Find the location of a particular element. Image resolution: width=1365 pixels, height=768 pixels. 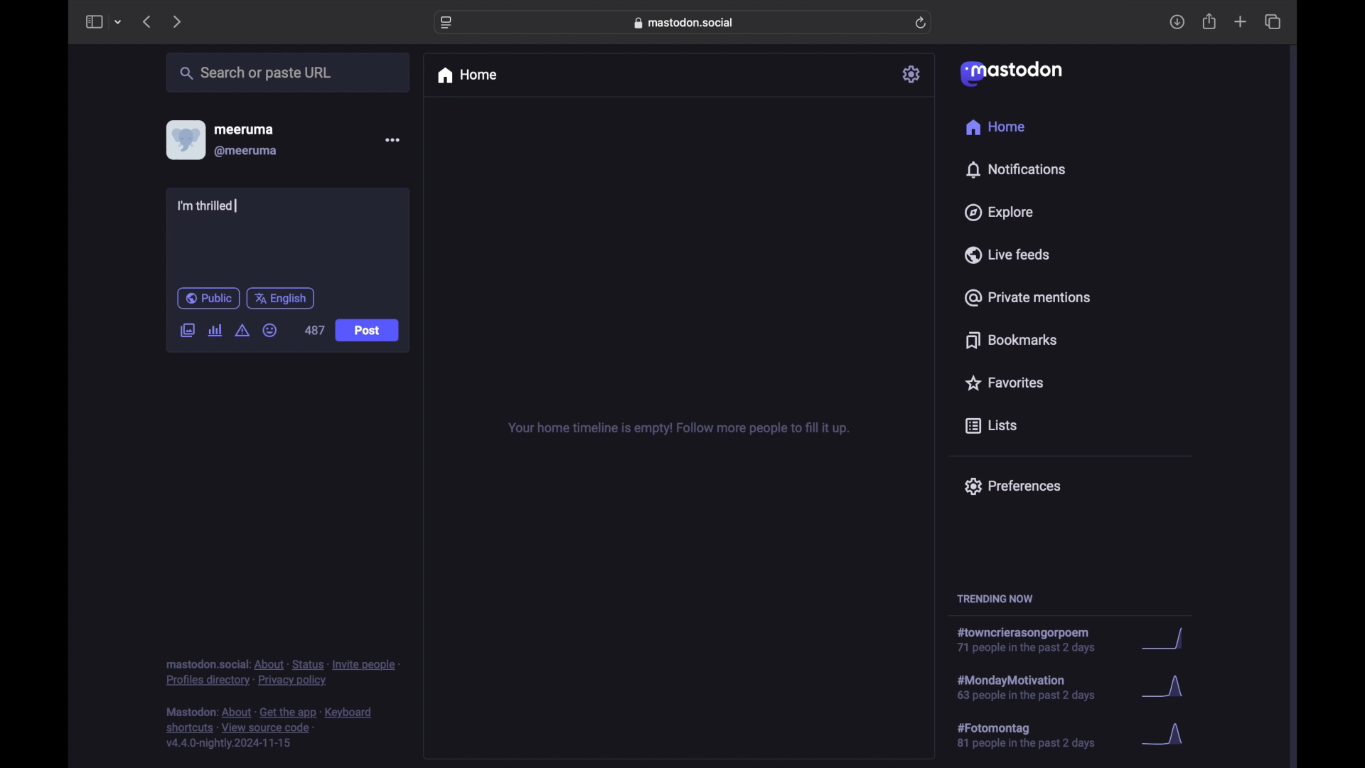

favorites is located at coordinates (1004, 383).